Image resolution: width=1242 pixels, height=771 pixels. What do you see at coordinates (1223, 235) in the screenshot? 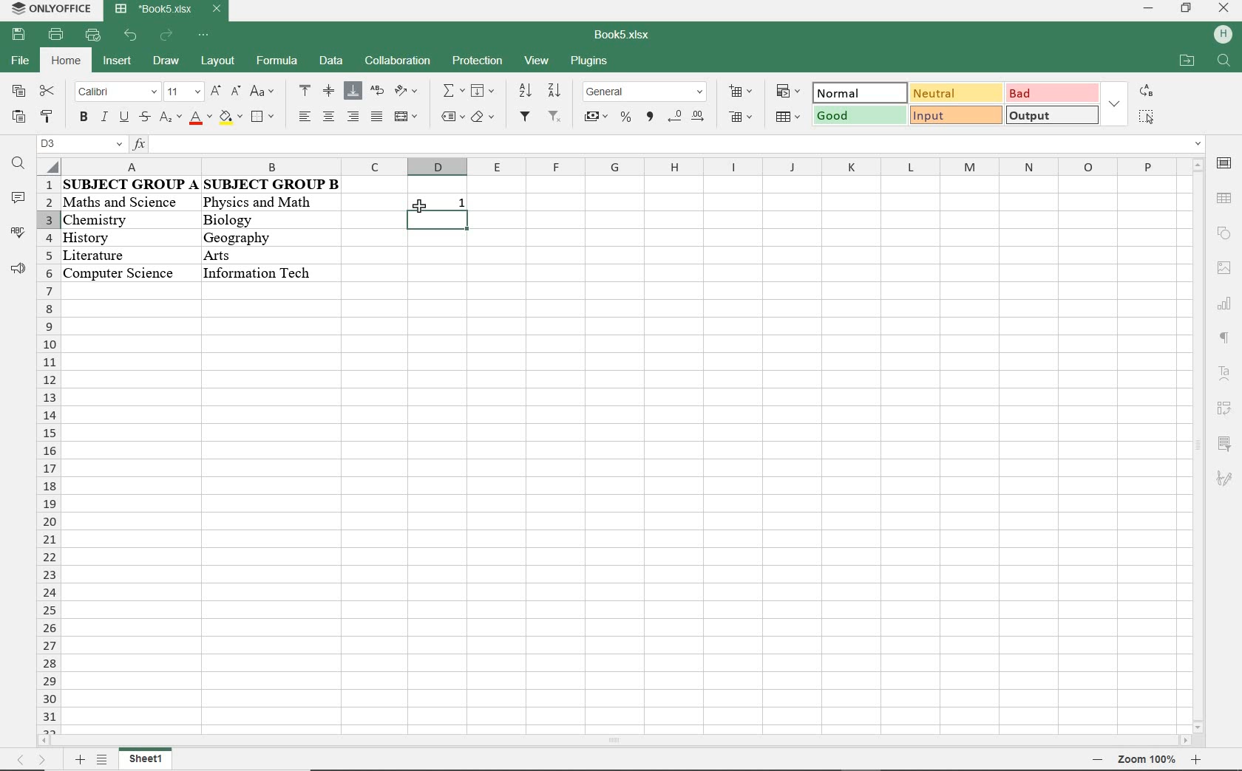
I see `sign` at bounding box center [1223, 235].